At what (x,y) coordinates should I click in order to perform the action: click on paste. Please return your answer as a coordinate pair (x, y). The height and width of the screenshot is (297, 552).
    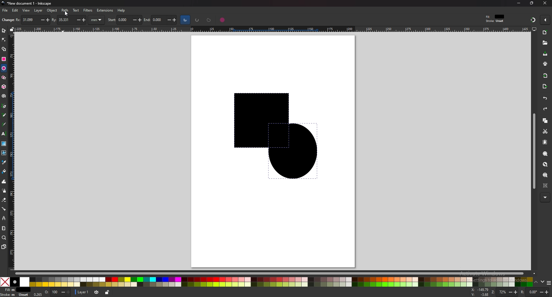
    Looking at the image, I should click on (545, 142).